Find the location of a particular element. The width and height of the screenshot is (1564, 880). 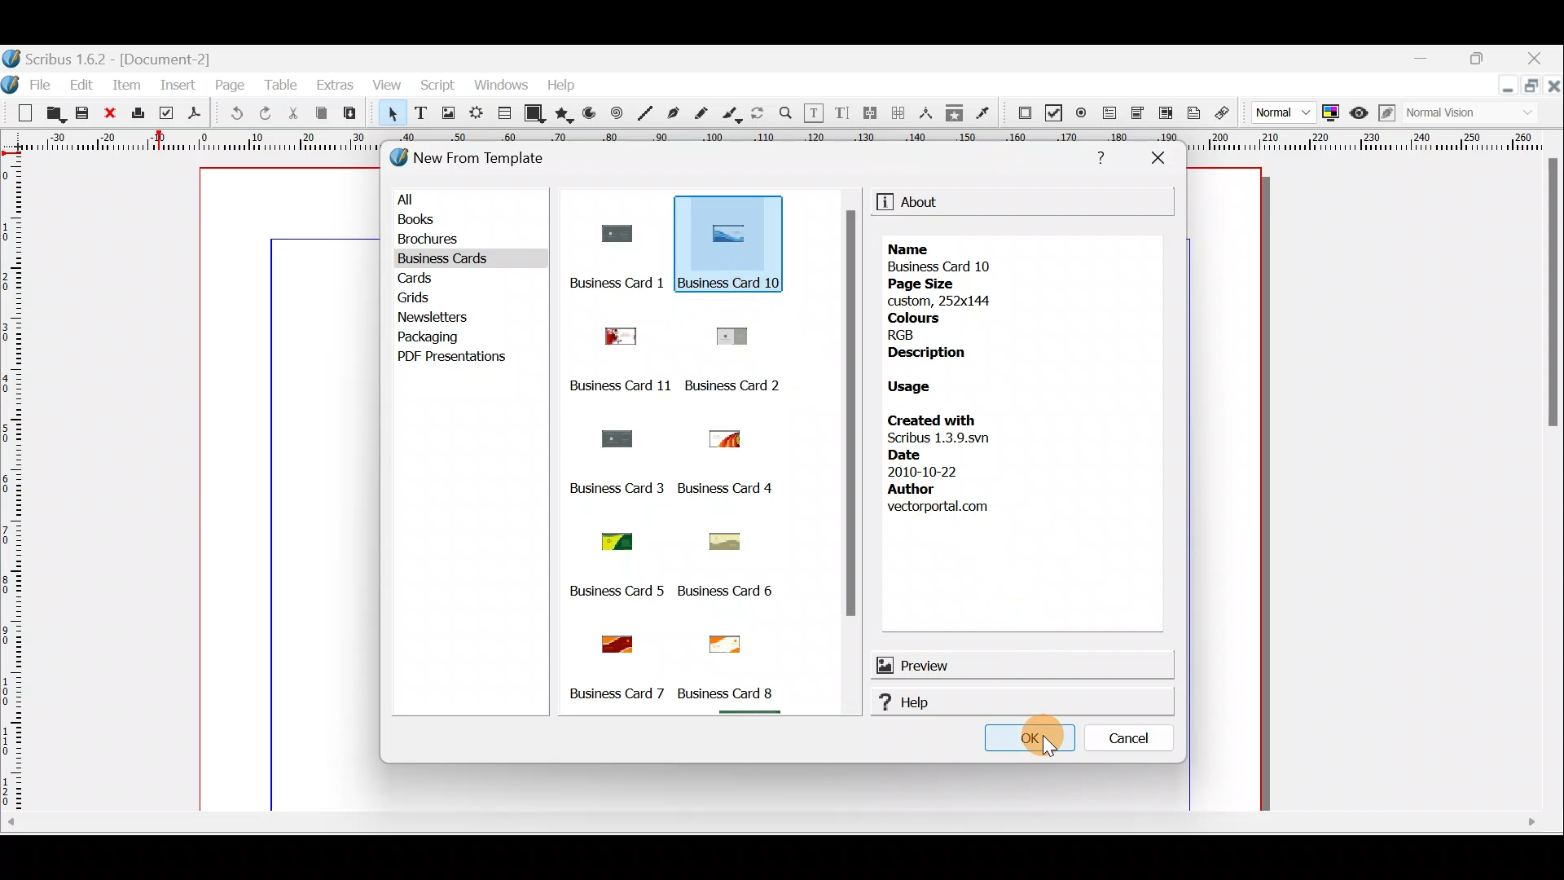

Business card image is located at coordinates (720, 439).